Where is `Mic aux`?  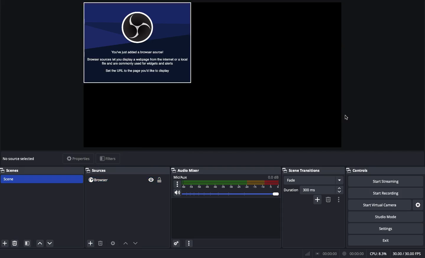
Mic aux is located at coordinates (225, 182).